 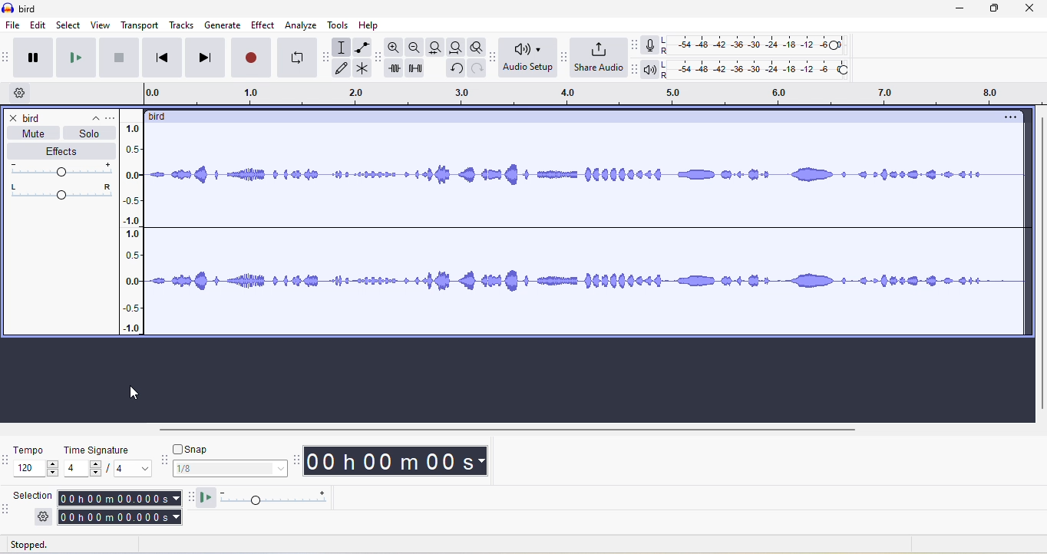 What do you see at coordinates (205, 498) in the screenshot?
I see `play at speed` at bounding box center [205, 498].